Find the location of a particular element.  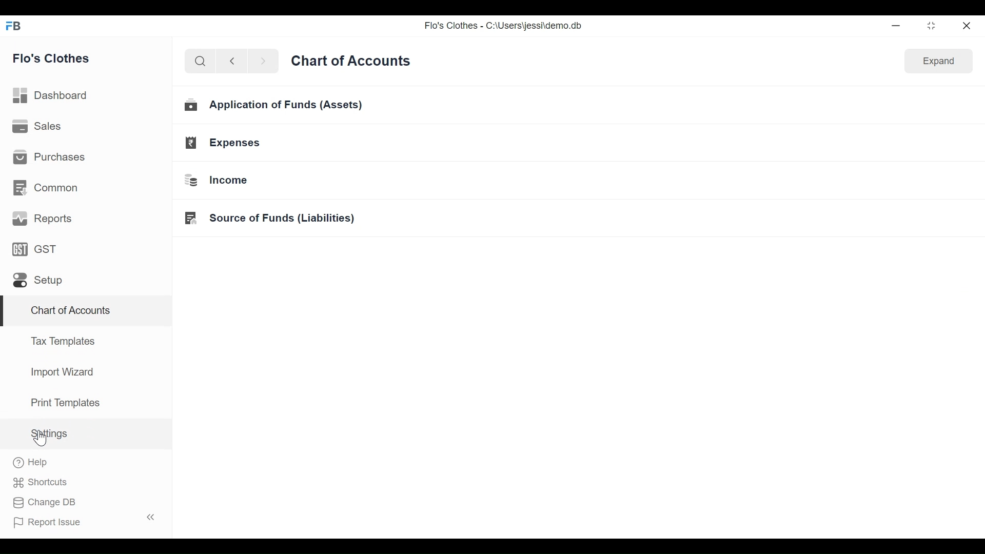

Setup is located at coordinates (39, 280).